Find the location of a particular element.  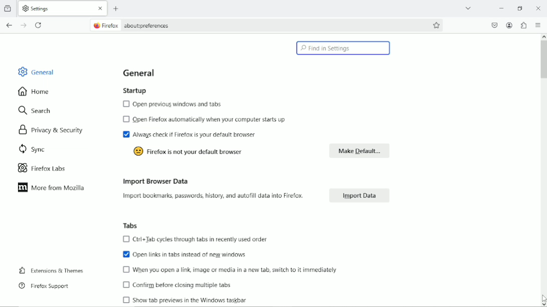

Find in Settings is located at coordinates (343, 48).